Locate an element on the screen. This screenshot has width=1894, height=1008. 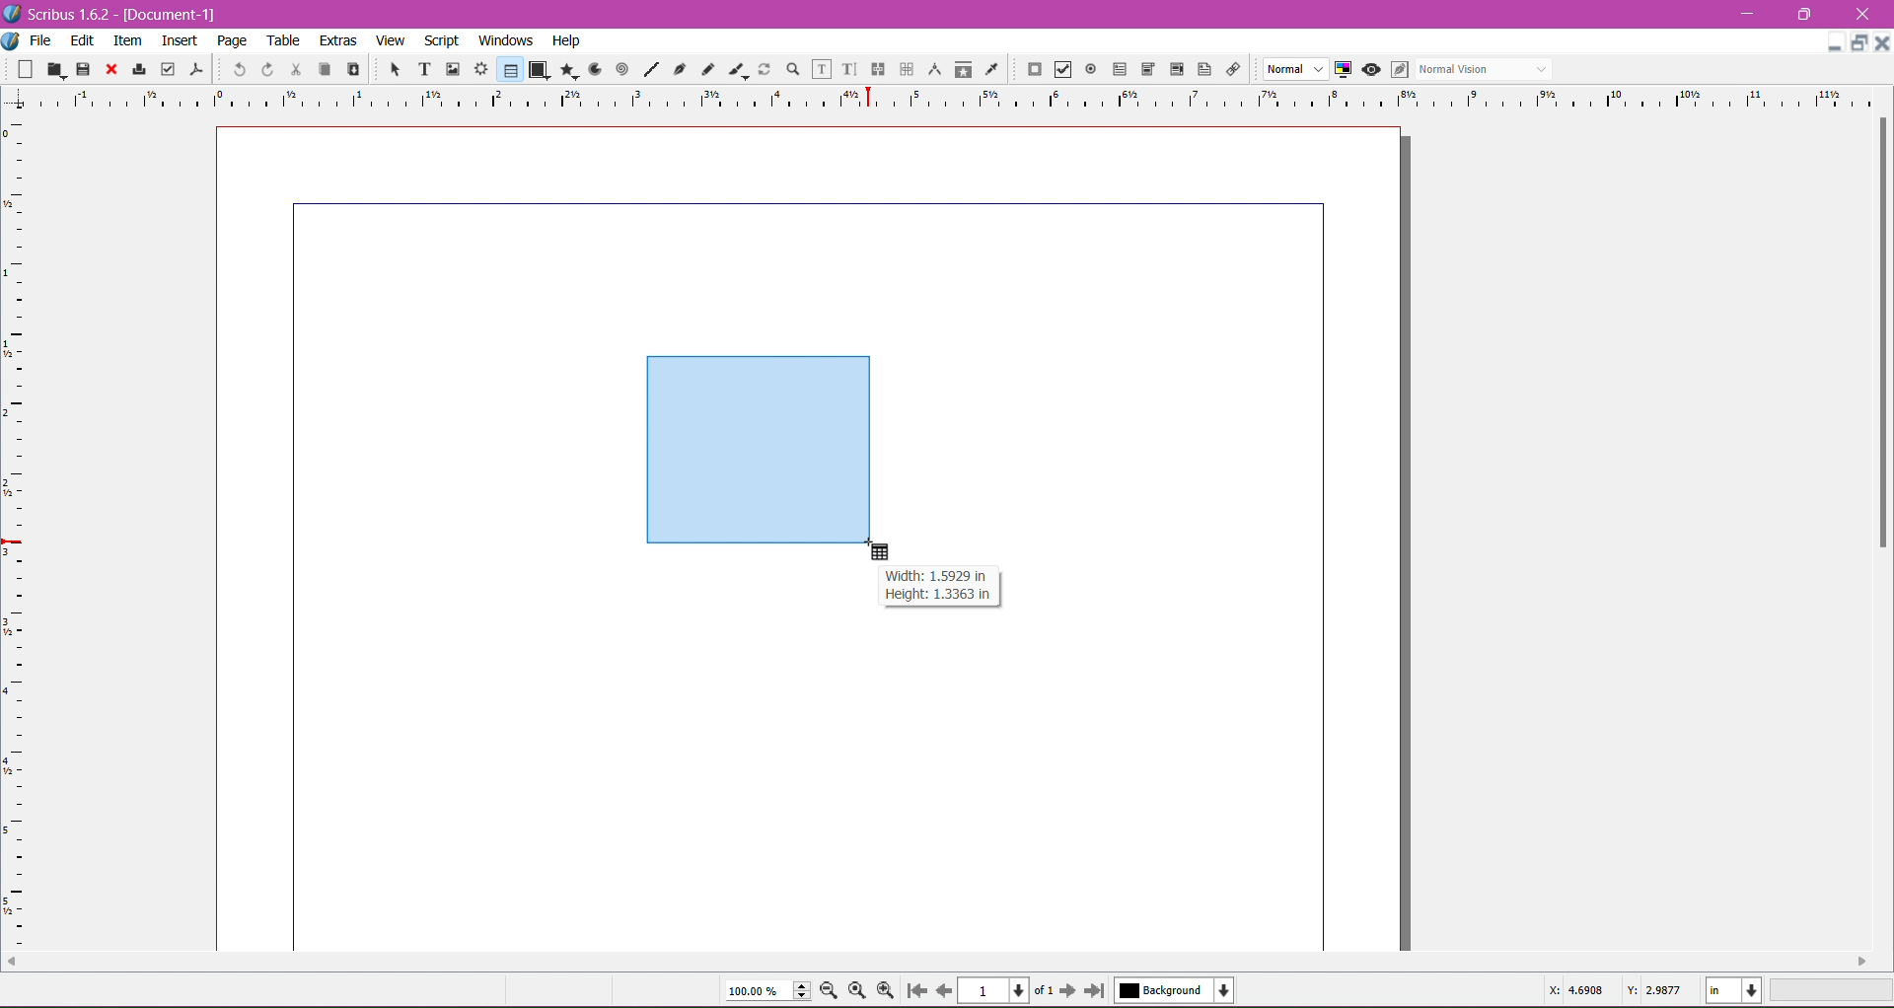
Edit Text with Story is located at coordinates (849, 69).